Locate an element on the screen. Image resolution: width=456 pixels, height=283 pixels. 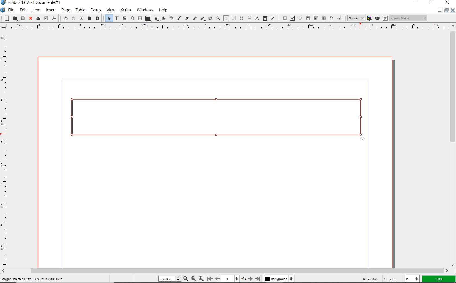
page is located at coordinates (66, 10).